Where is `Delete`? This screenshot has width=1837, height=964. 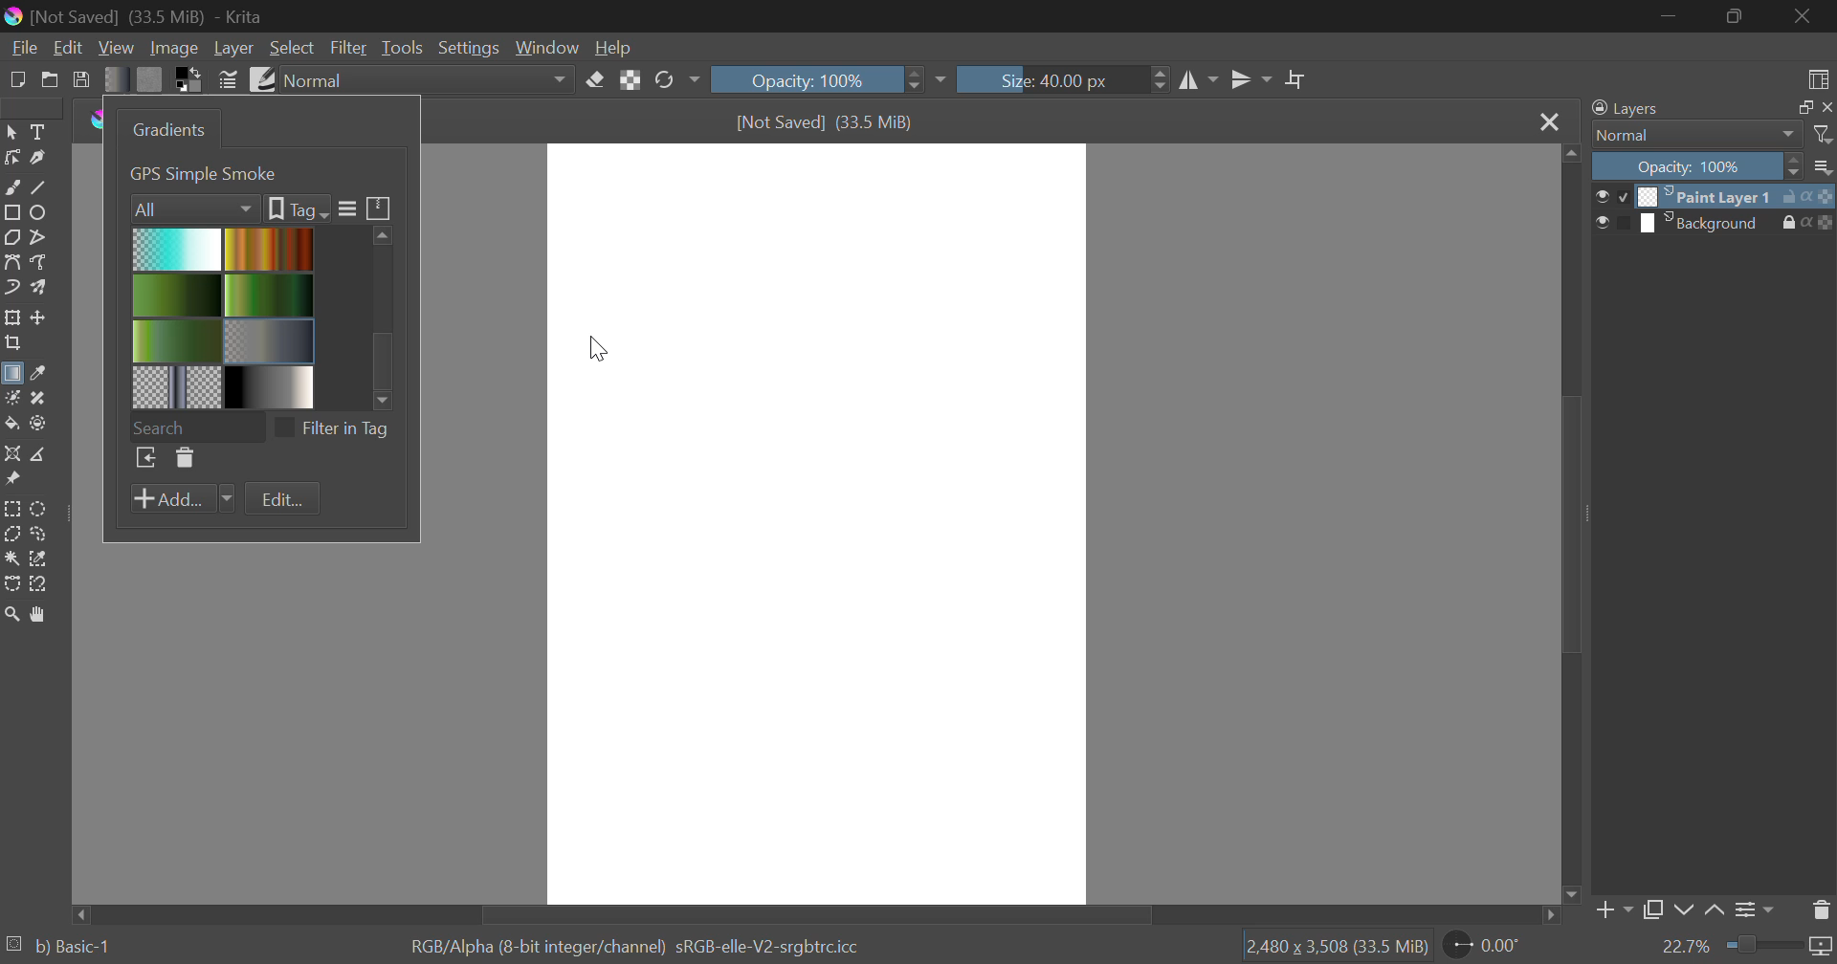 Delete is located at coordinates (183, 459).